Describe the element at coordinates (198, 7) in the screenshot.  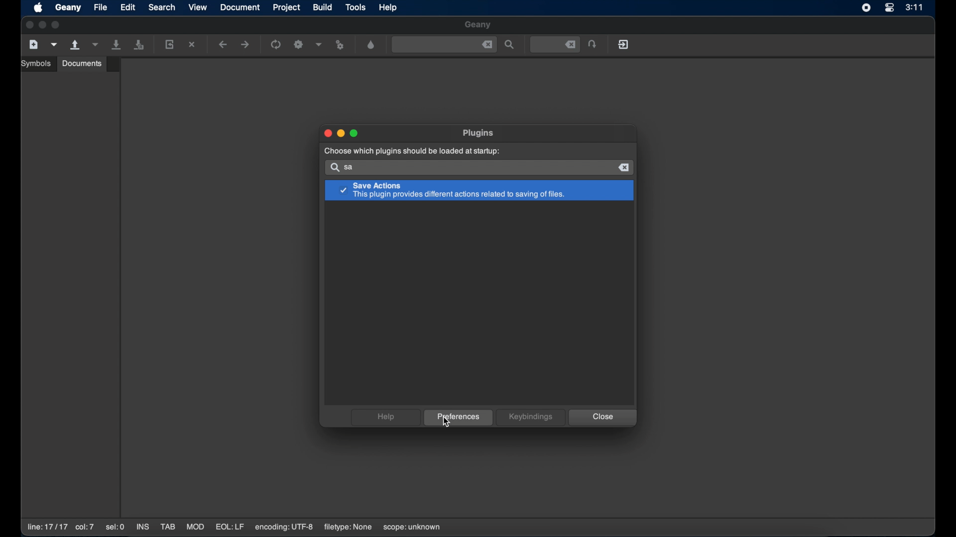
I see `view` at that location.